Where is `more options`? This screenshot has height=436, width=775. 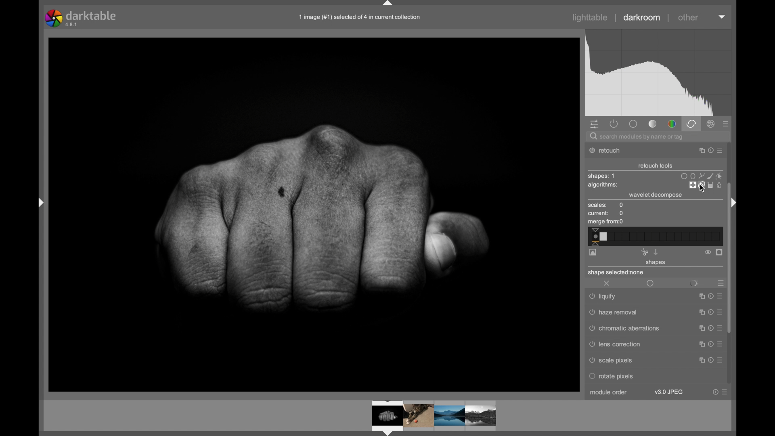 more options is located at coordinates (720, 344).